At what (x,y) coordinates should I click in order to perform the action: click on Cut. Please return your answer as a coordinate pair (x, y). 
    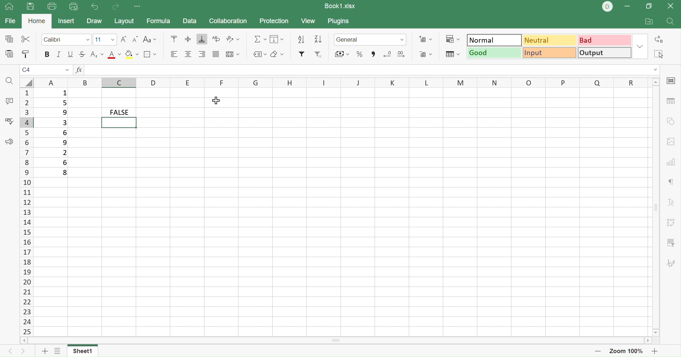
    Looking at the image, I should click on (26, 39).